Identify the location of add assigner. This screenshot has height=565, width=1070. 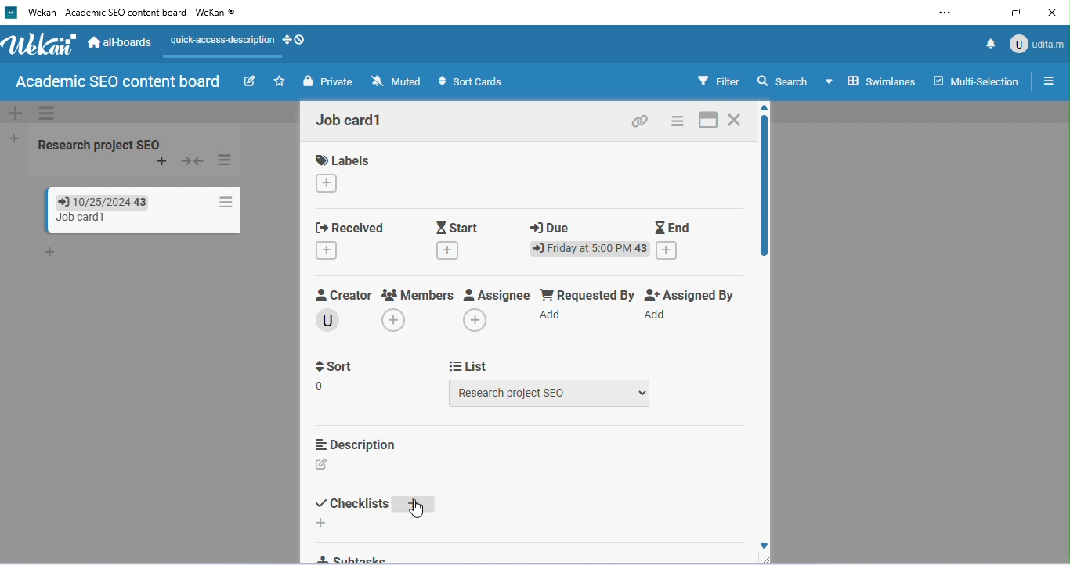
(656, 316).